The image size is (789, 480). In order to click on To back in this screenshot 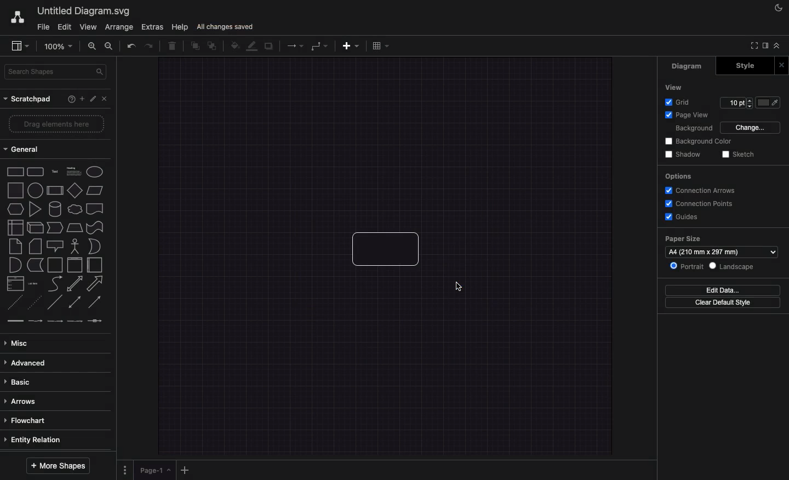, I will do `click(214, 47)`.